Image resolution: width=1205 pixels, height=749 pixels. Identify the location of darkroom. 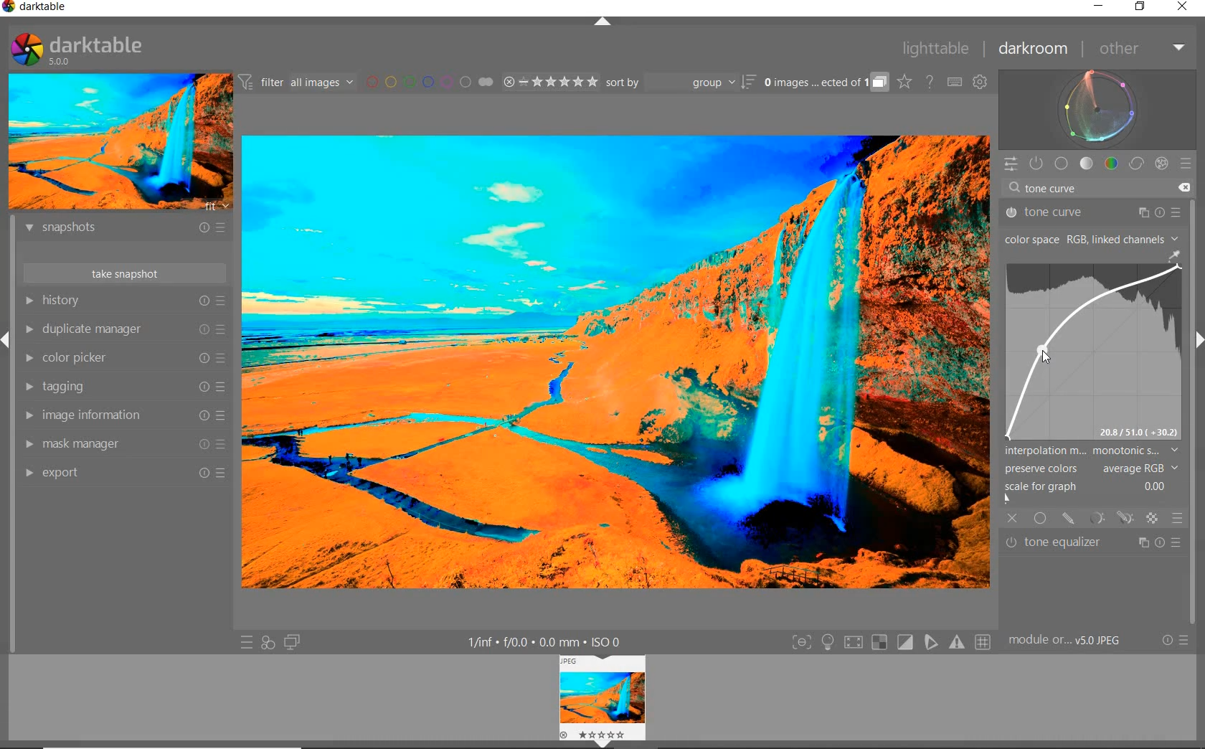
(1034, 50).